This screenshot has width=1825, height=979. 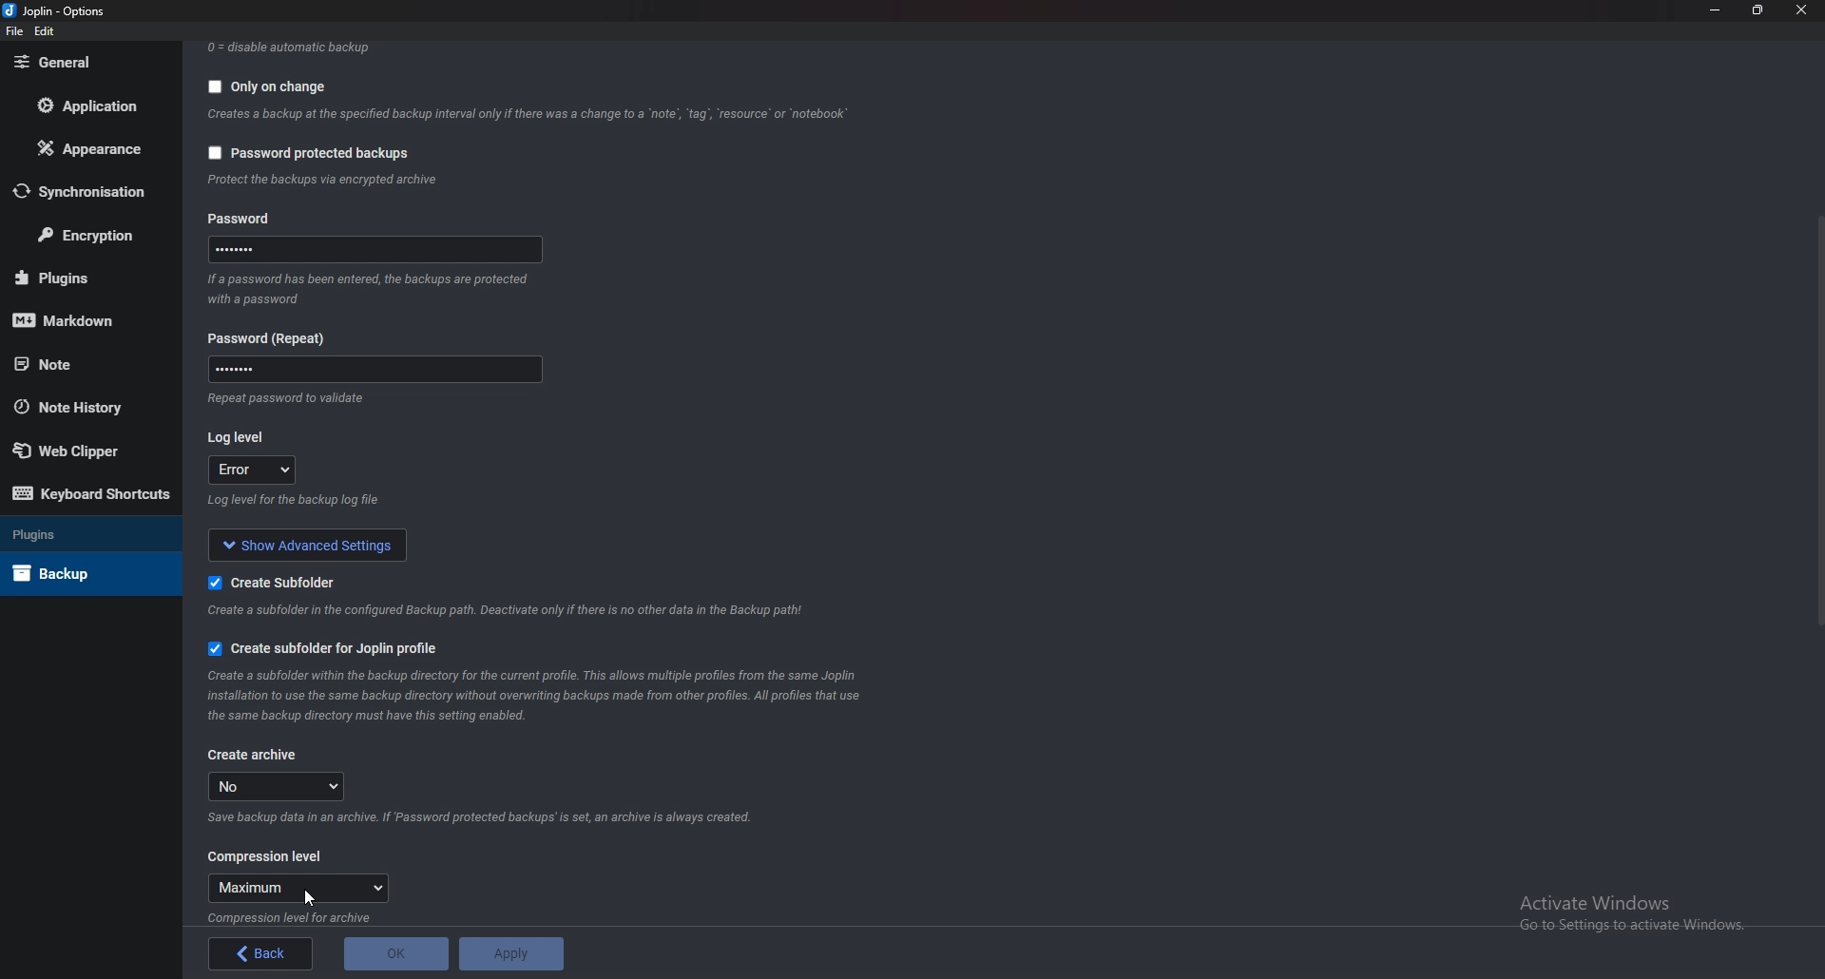 I want to click on Log level, so click(x=241, y=437).